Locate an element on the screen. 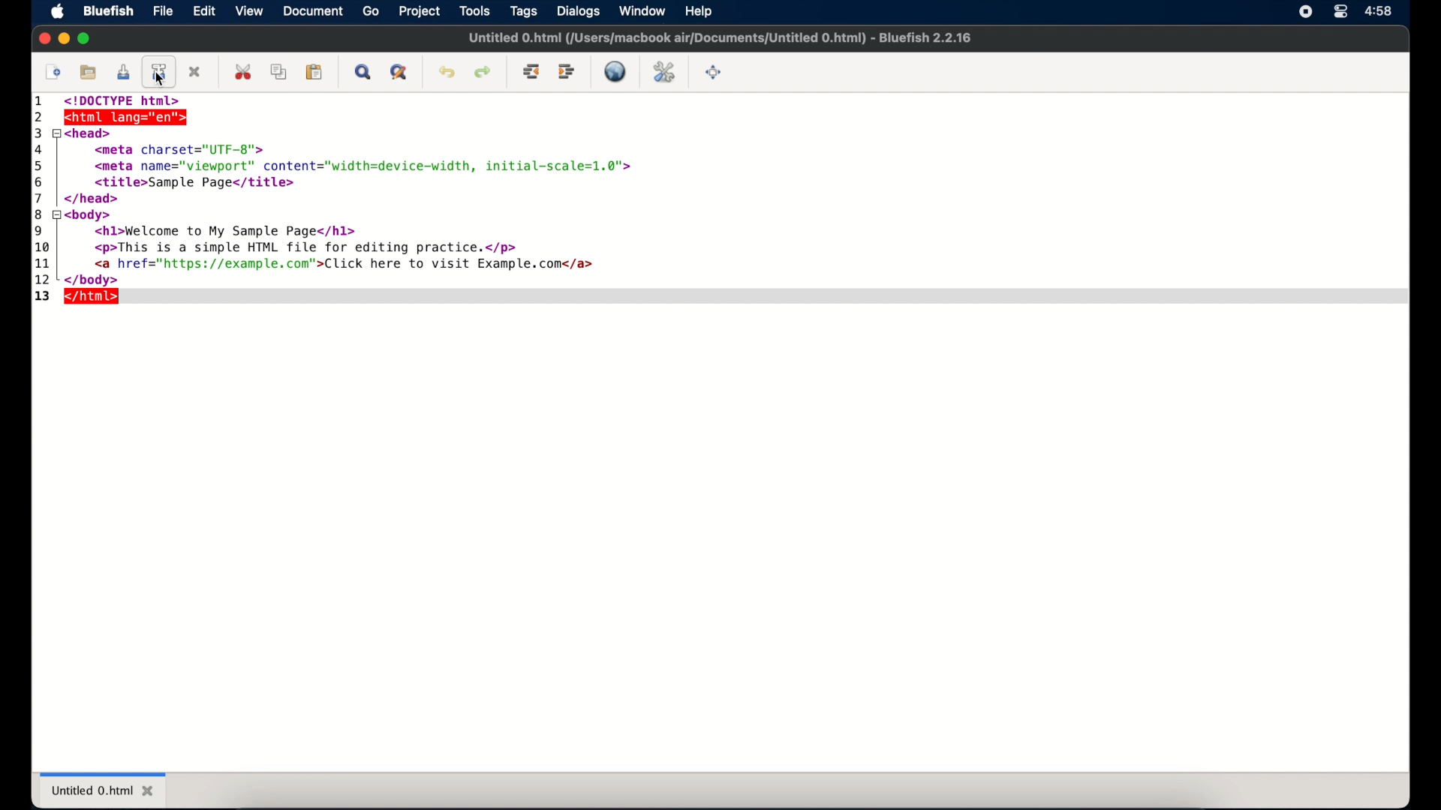 The image size is (1441, 810). apple icon is located at coordinates (58, 11).